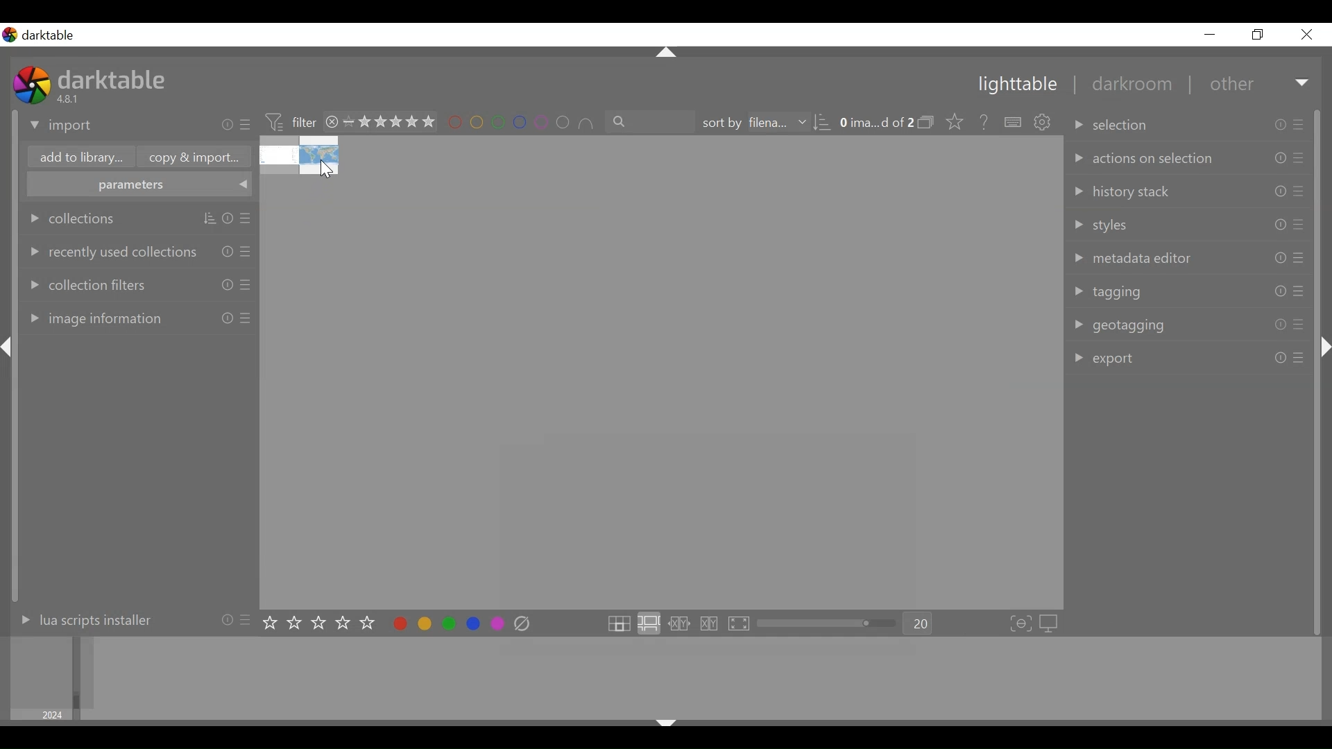  I want to click on image selected out of, so click(878, 123).